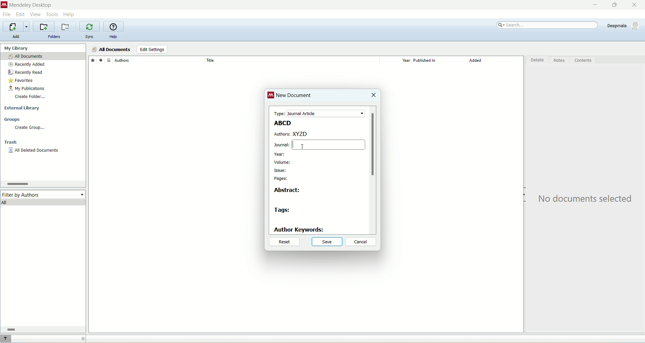 The width and height of the screenshot is (645, 343). I want to click on read/unread, so click(100, 60).